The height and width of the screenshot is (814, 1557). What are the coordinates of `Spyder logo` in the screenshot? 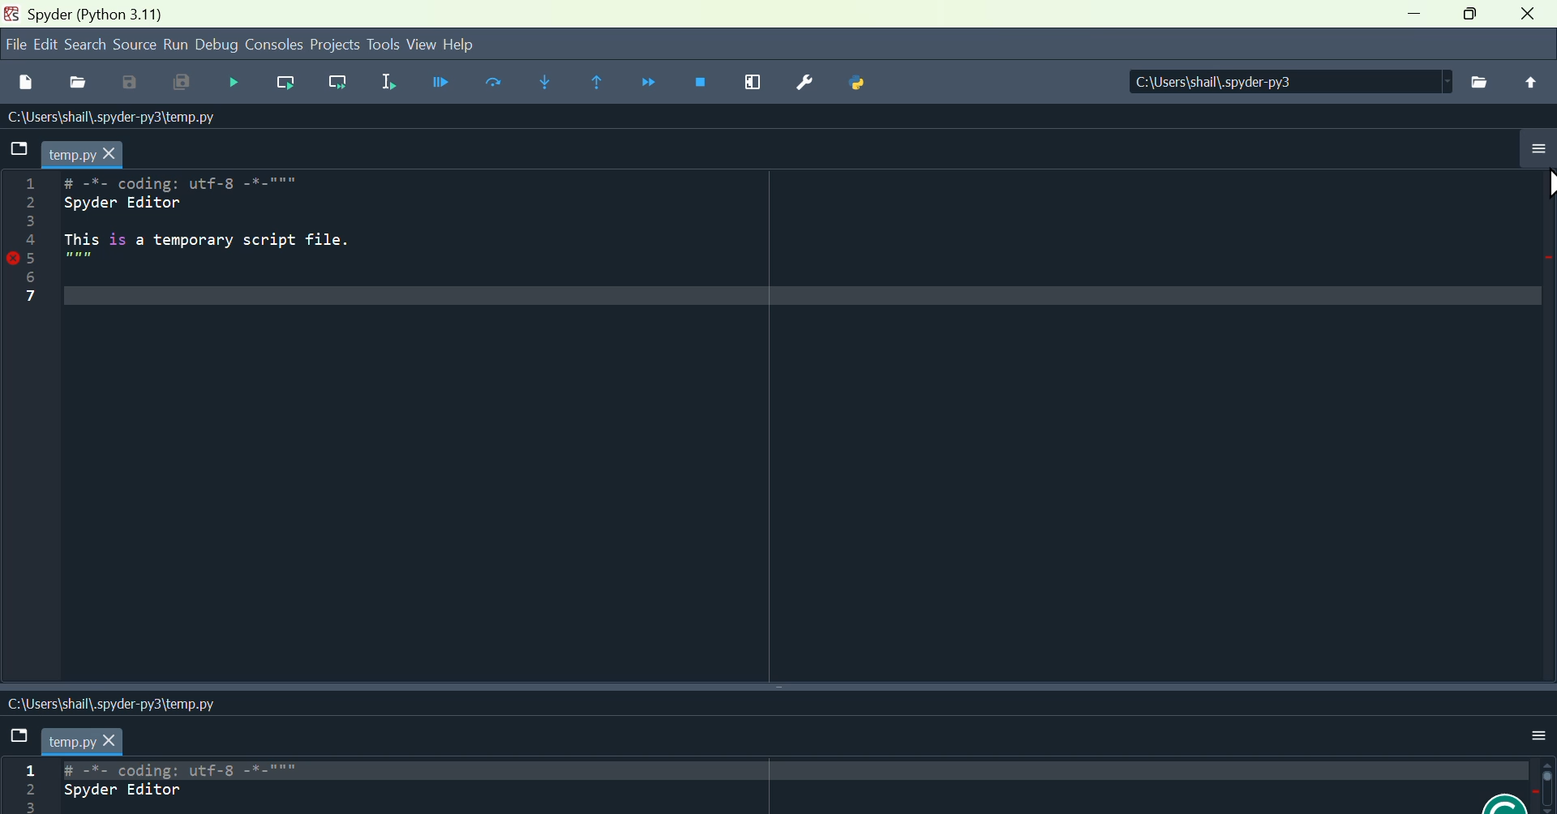 It's located at (10, 16).